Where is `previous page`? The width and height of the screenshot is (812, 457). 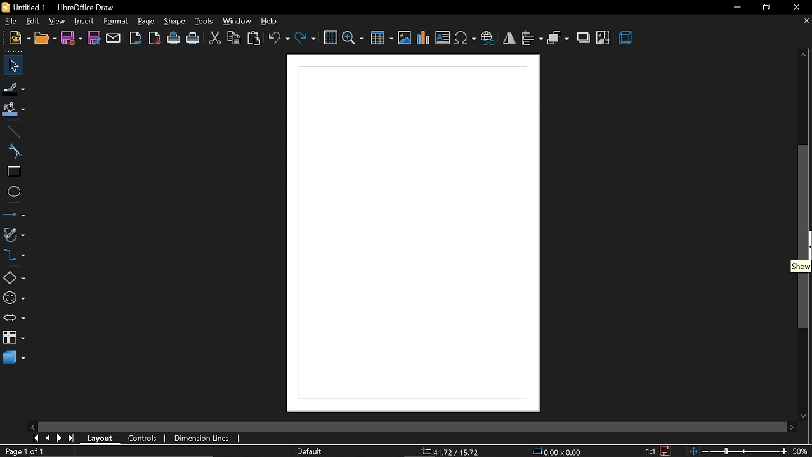 previous page is located at coordinates (48, 439).